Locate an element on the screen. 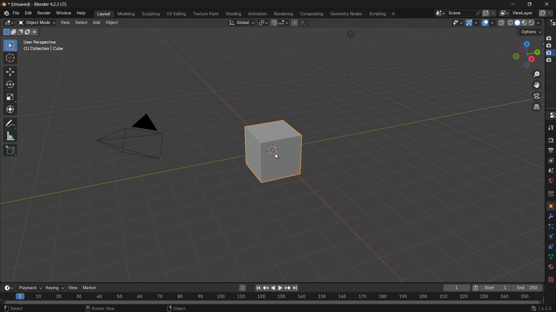 This screenshot has width=556, height=312. rendered display is located at coordinates (535, 23).